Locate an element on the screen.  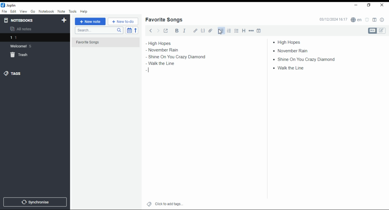
new notebook is located at coordinates (64, 20).